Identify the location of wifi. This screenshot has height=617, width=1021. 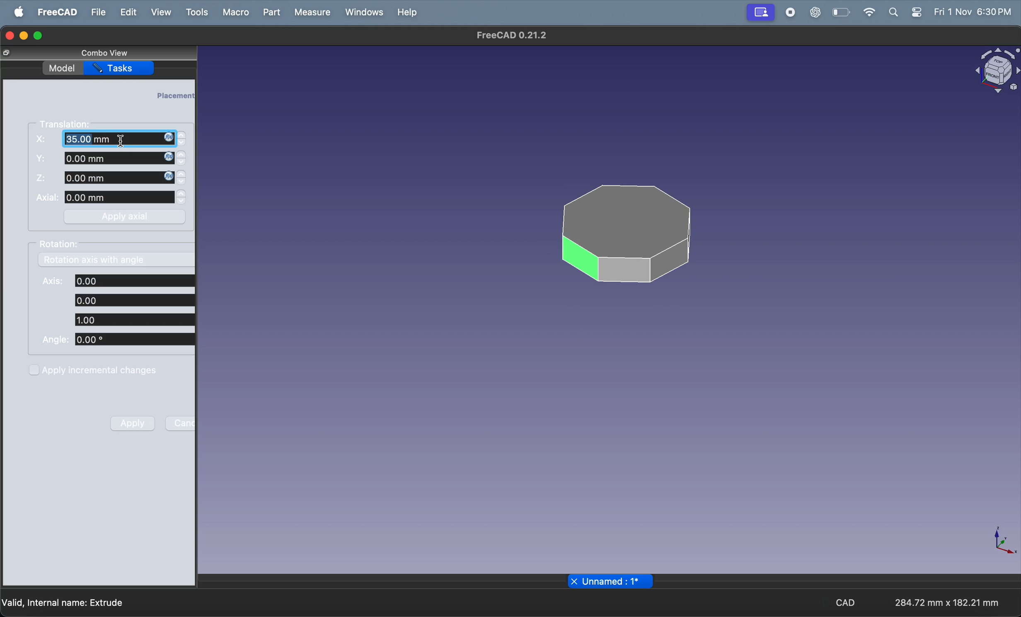
(867, 12).